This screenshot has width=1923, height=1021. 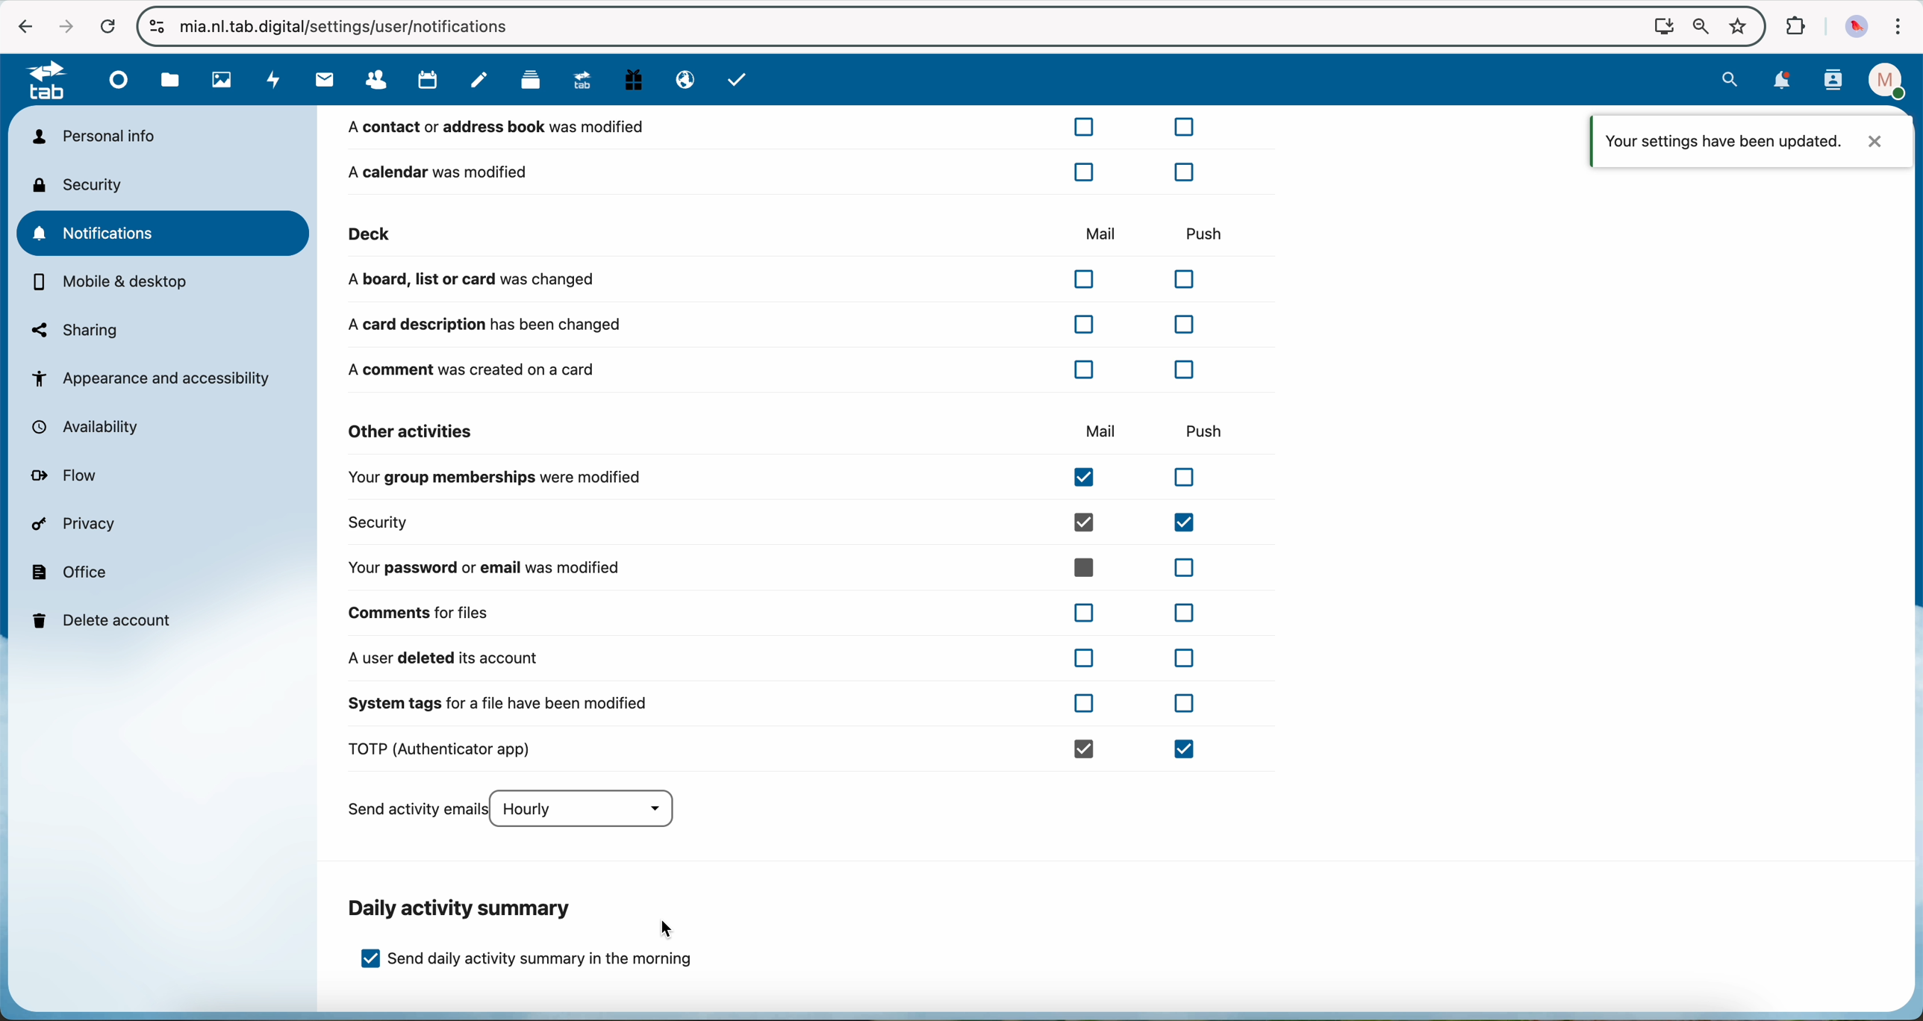 I want to click on deck, so click(x=608, y=234).